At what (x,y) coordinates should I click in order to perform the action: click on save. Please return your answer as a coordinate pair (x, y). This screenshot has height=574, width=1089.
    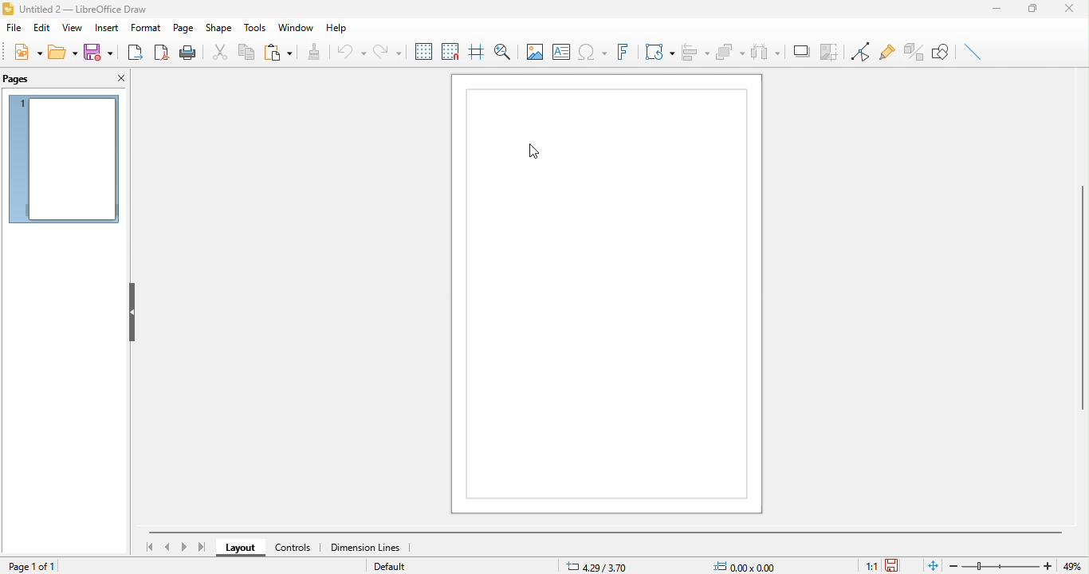
    Looking at the image, I should click on (100, 54).